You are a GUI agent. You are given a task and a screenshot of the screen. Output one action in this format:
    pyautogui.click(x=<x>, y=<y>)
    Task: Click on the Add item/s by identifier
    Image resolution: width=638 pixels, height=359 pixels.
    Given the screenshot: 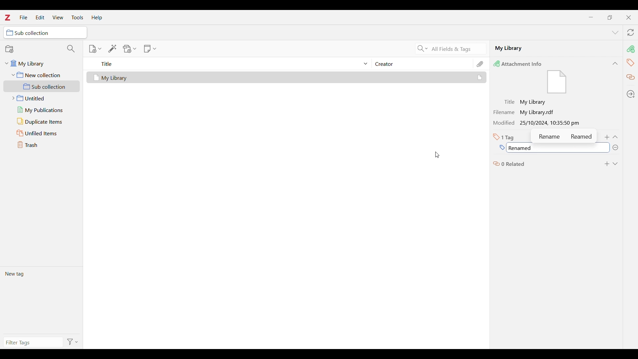 What is the action you would take?
    pyautogui.click(x=113, y=49)
    